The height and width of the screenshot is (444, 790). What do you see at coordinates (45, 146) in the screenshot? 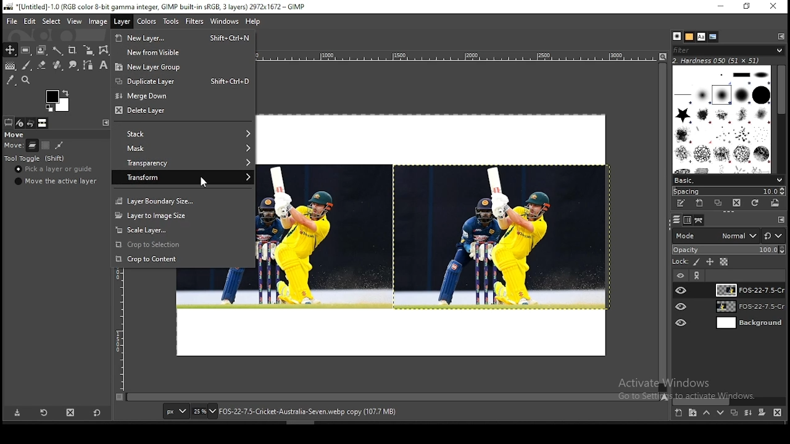
I see `move channels` at bounding box center [45, 146].